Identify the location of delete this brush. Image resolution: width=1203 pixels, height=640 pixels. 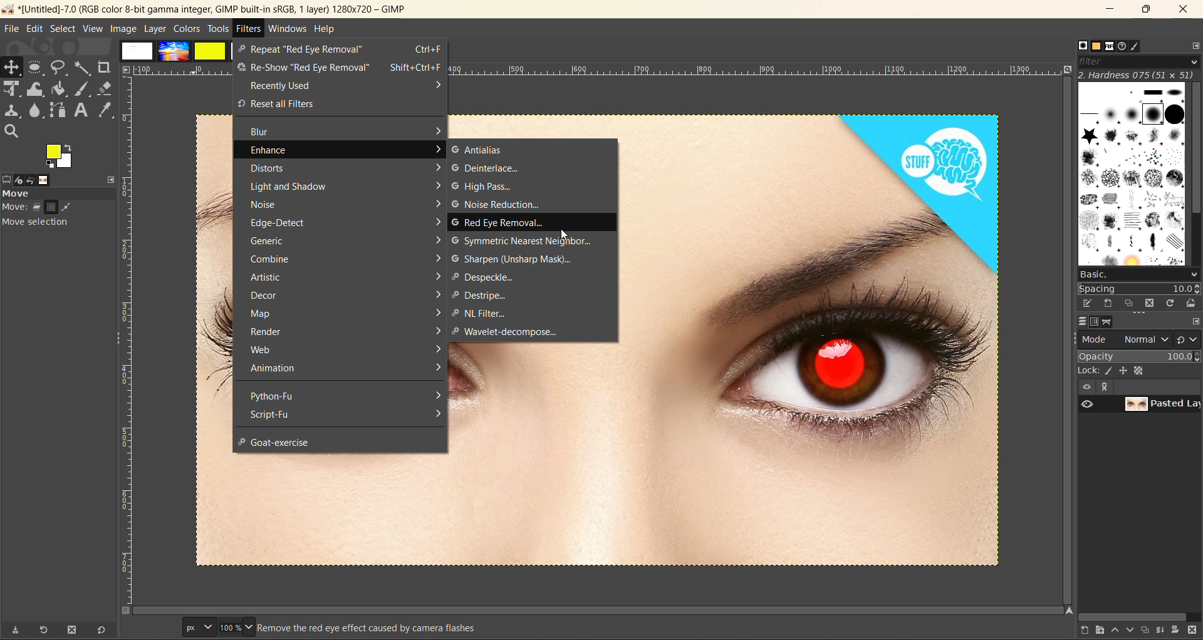
(1147, 304).